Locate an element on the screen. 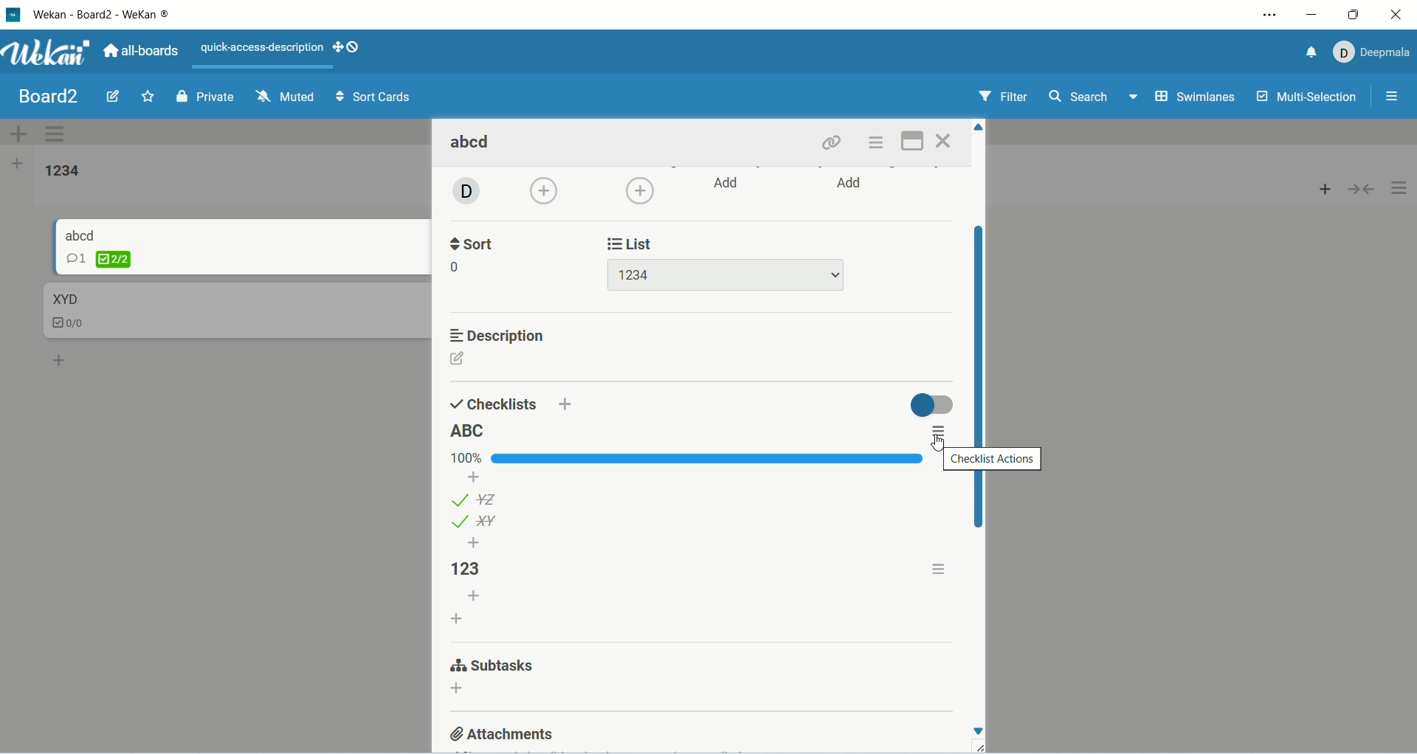 The image size is (1417, 754). add is located at coordinates (1323, 190).